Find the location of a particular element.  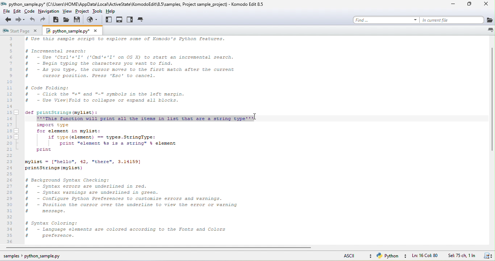

horizontal scroll bar is located at coordinates (157, 248).